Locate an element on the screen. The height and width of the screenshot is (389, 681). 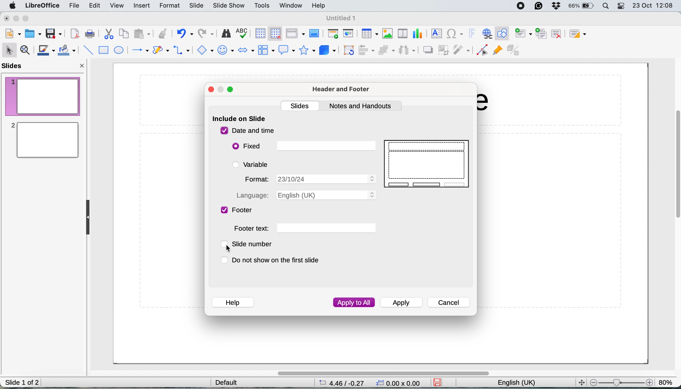
insert double arrow lines is located at coordinates (182, 51).